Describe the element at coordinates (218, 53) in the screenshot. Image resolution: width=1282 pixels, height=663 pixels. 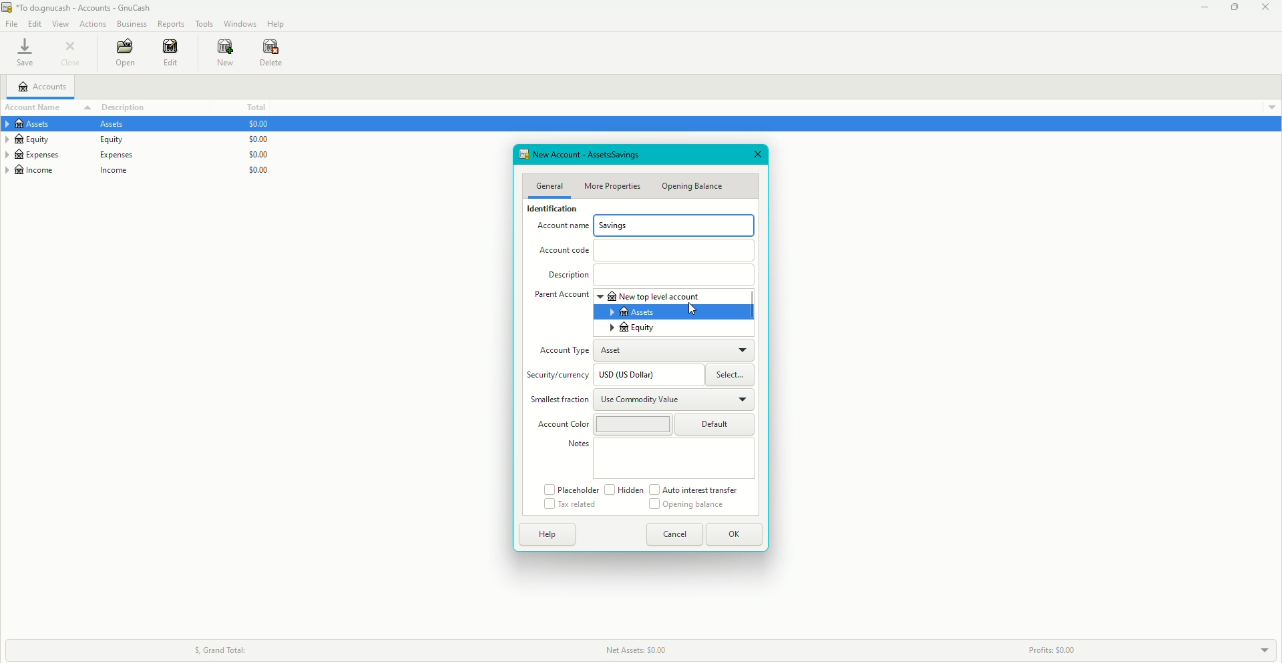
I see `New` at that location.